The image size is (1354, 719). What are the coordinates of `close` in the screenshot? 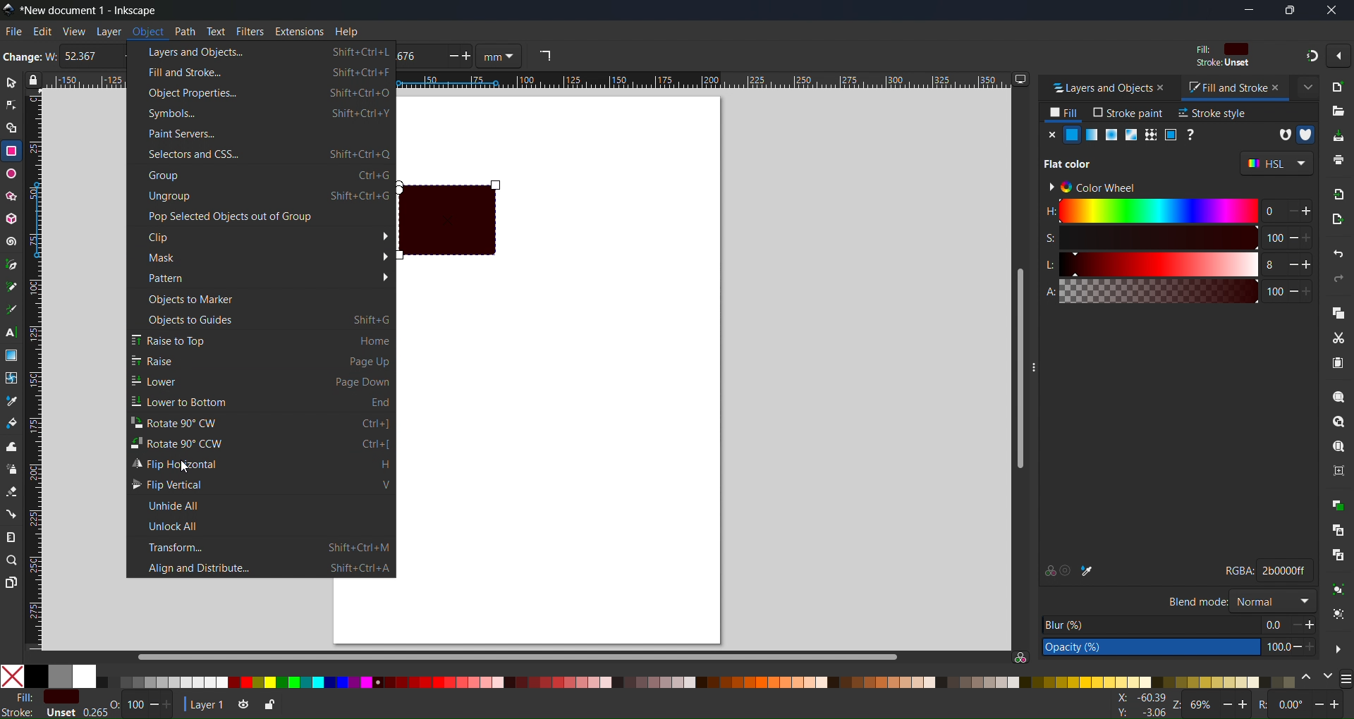 It's located at (1163, 88).